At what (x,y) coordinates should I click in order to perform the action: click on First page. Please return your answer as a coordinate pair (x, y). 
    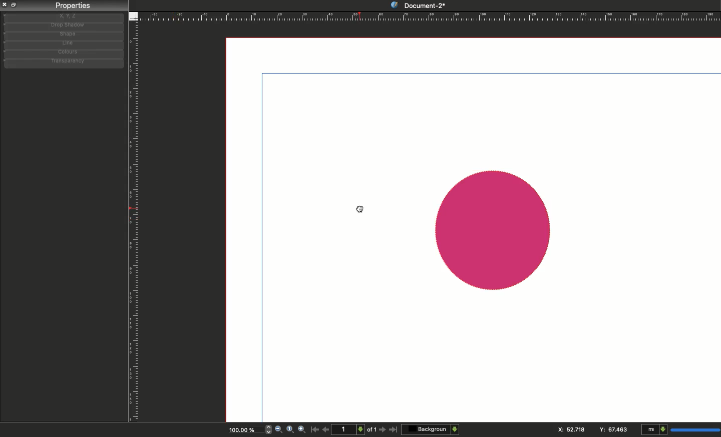
    Looking at the image, I should click on (315, 429).